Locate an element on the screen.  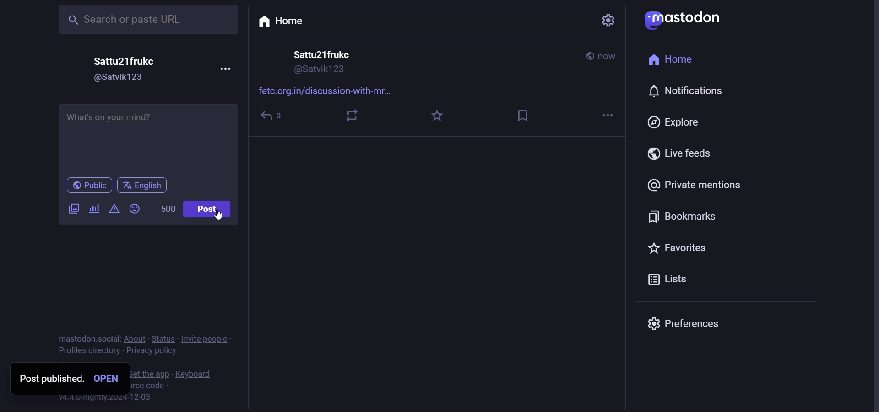
more is located at coordinates (228, 67).